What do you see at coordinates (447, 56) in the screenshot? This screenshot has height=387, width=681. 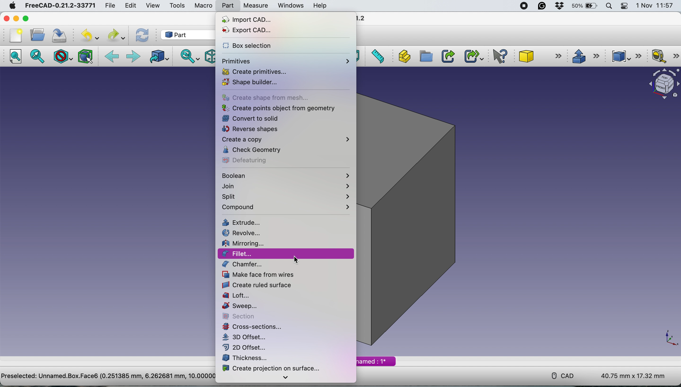 I see `make link` at bounding box center [447, 56].